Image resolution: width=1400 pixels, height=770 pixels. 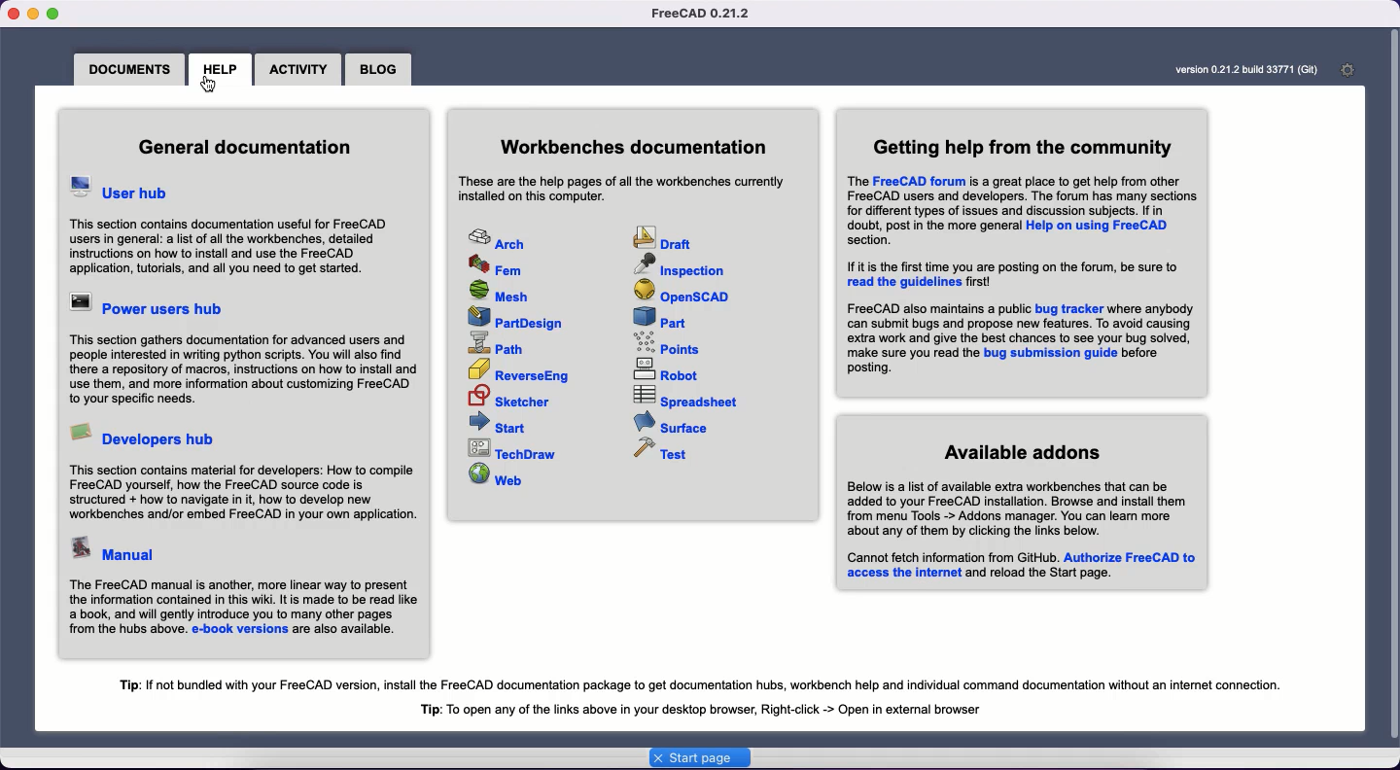 What do you see at coordinates (242, 588) in the screenshot?
I see `Manual` at bounding box center [242, 588].